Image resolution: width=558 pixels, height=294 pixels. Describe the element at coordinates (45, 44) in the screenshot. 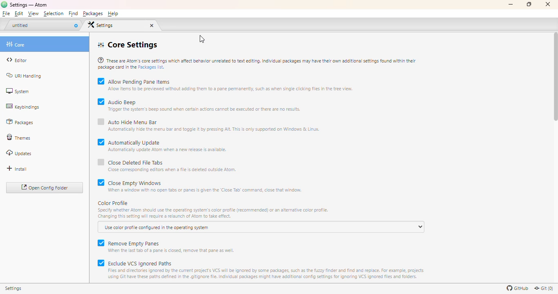

I see `core` at that location.